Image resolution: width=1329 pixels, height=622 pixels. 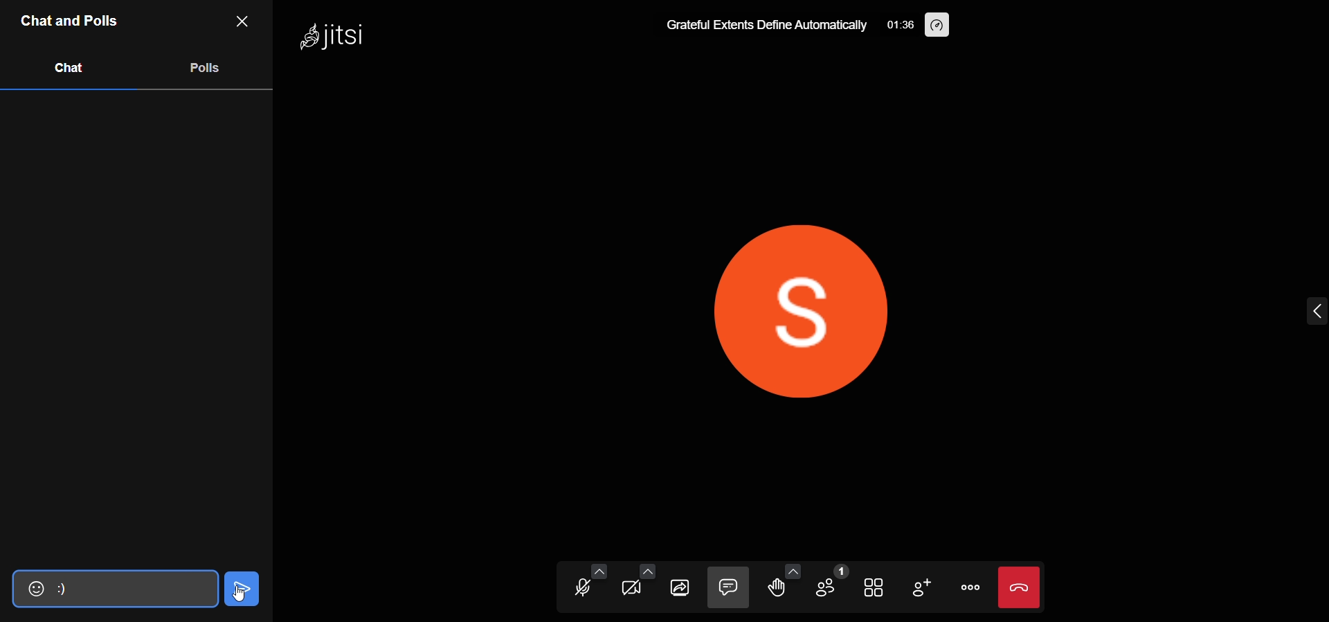 I want to click on meeting title, so click(x=765, y=25).